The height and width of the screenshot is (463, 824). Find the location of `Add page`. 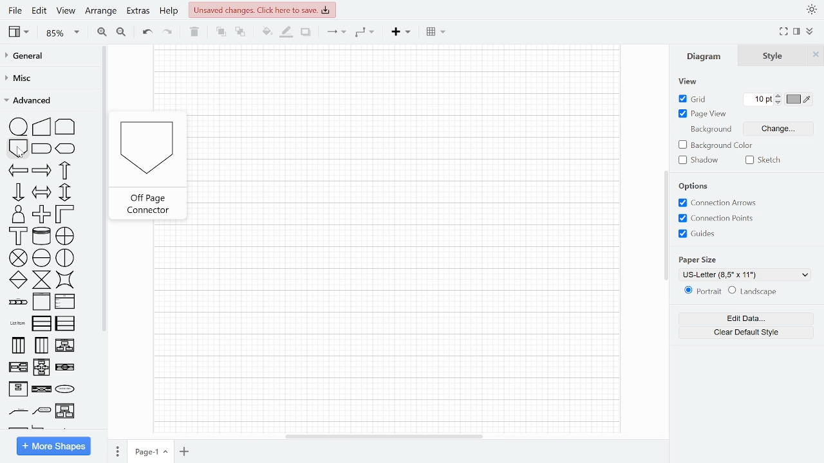

Add page is located at coordinates (185, 451).